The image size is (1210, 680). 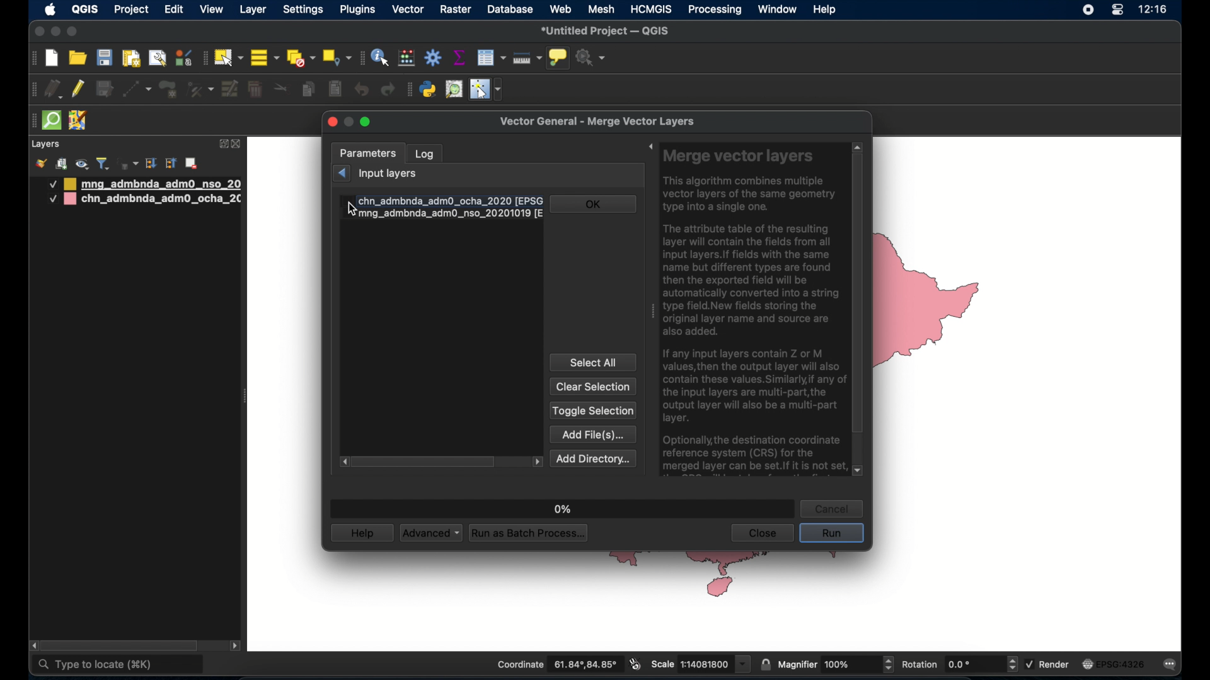 What do you see at coordinates (594, 433) in the screenshot?
I see `add file(s)` at bounding box center [594, 433].